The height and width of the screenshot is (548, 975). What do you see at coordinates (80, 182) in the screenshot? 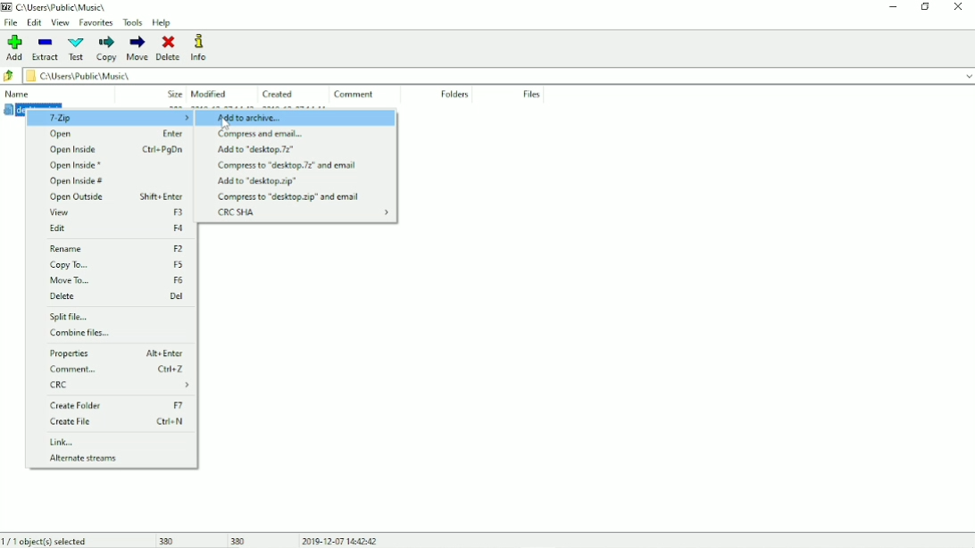
I see `Open Inside #` at bounding box center [80, 182].